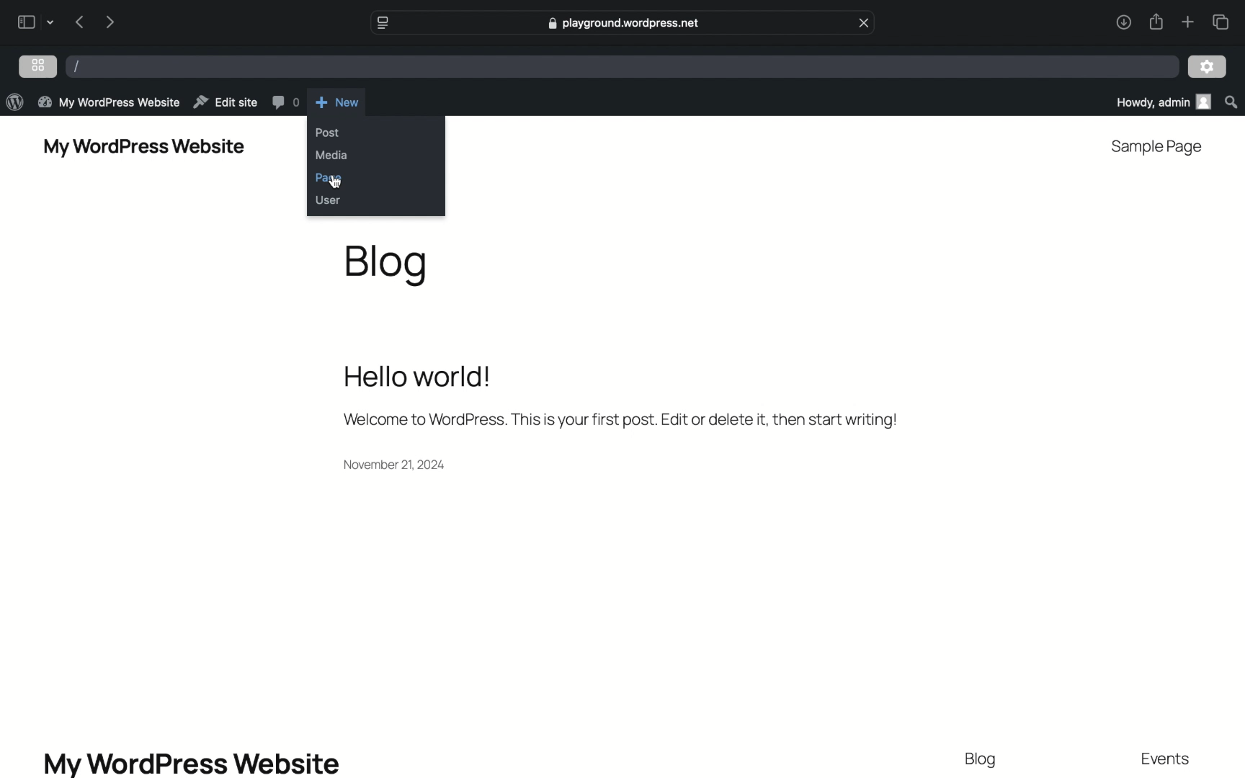 The image size is (1245, 778). I want to click on welcome message, so click(620, 420).